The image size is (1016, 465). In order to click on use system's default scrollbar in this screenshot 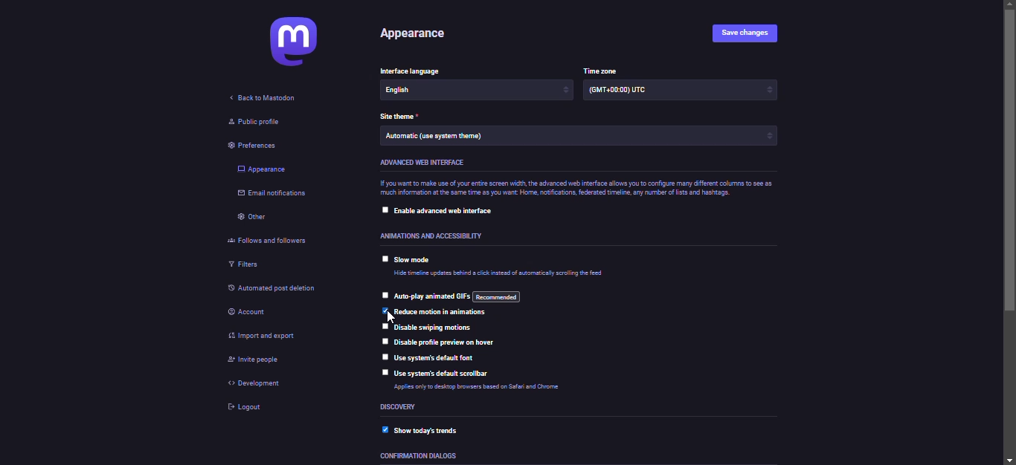, I will do `click(446, 374)`.